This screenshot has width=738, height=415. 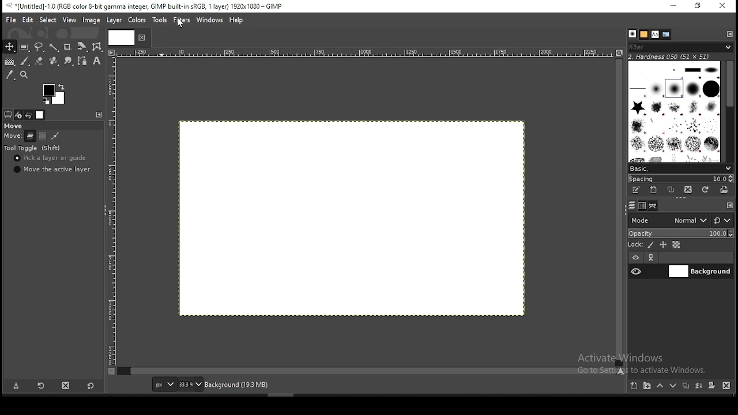 I want to click on link, so click(x=653, y=257).